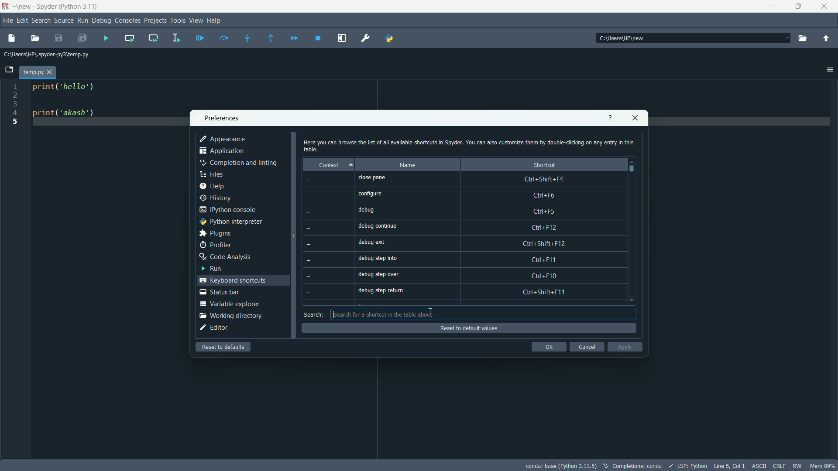  What do you see at coordinates (469, 145) in the screenshot?
I see `Here you can browse the lit of al available shortcuts in Spyder. You can also customize them by double-clicking on any entry in this table.` at bounding box center [469, 145].